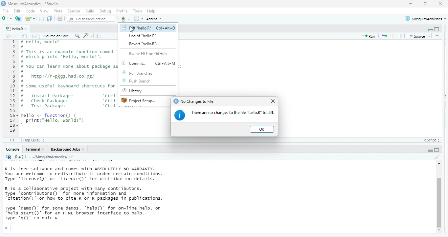  Describe the element at coordinates (430, 29) in the screenshot. I see `hide r script` at that location.